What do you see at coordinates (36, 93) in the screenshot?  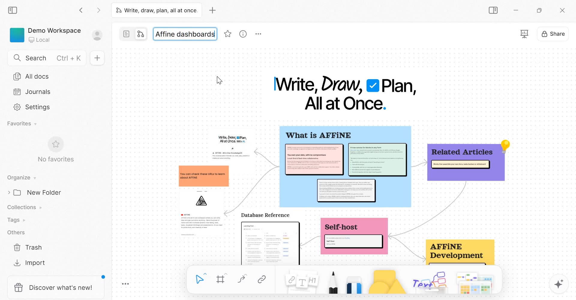 I see `Journals` at bounding box center [36, 93].